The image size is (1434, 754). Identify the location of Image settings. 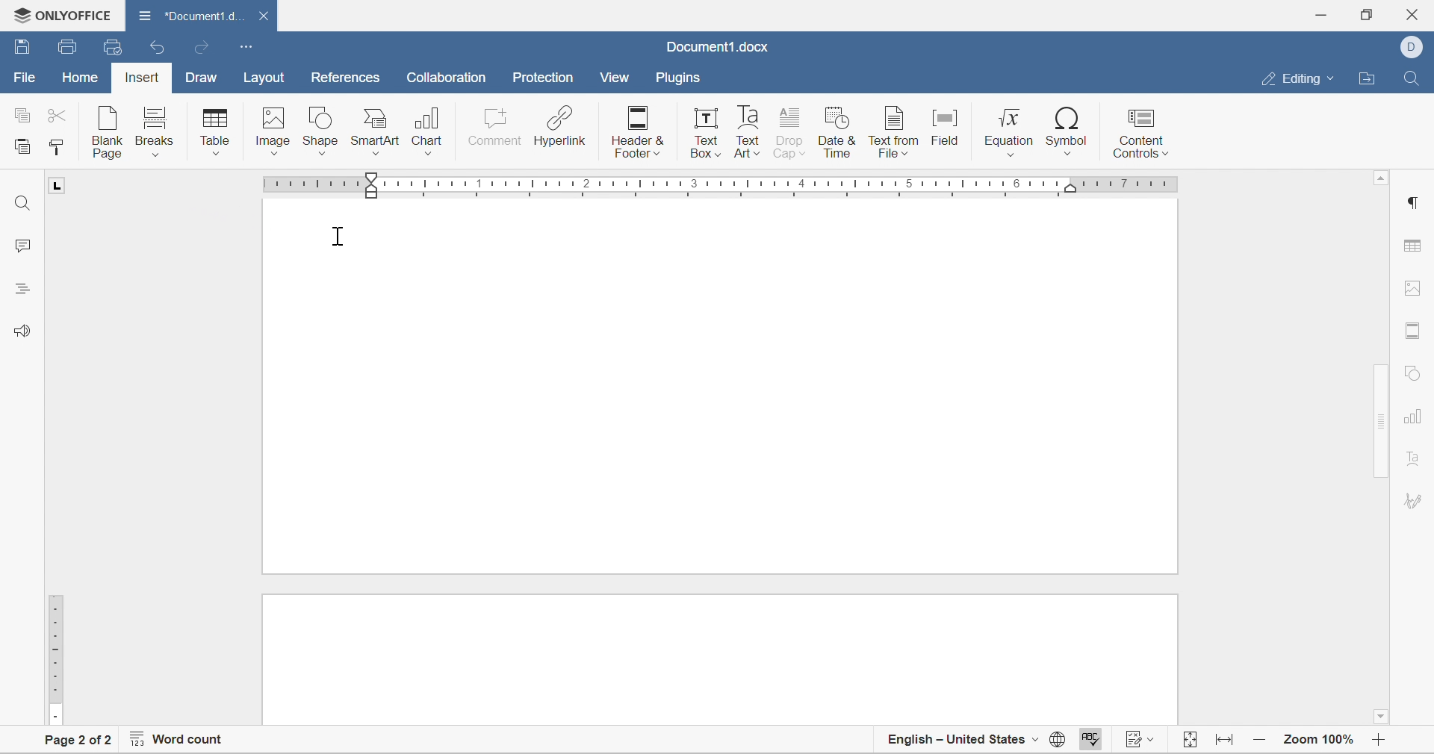
(1417, 291).